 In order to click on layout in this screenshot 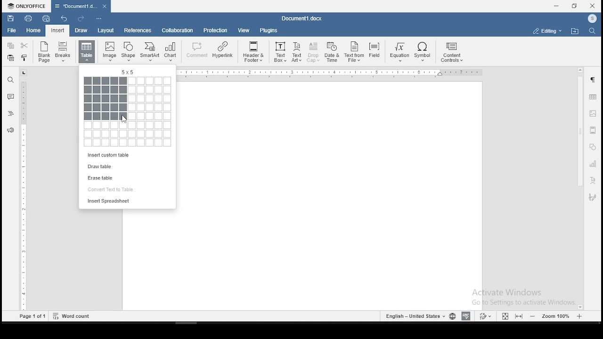, I will do `click(105, 31)`.